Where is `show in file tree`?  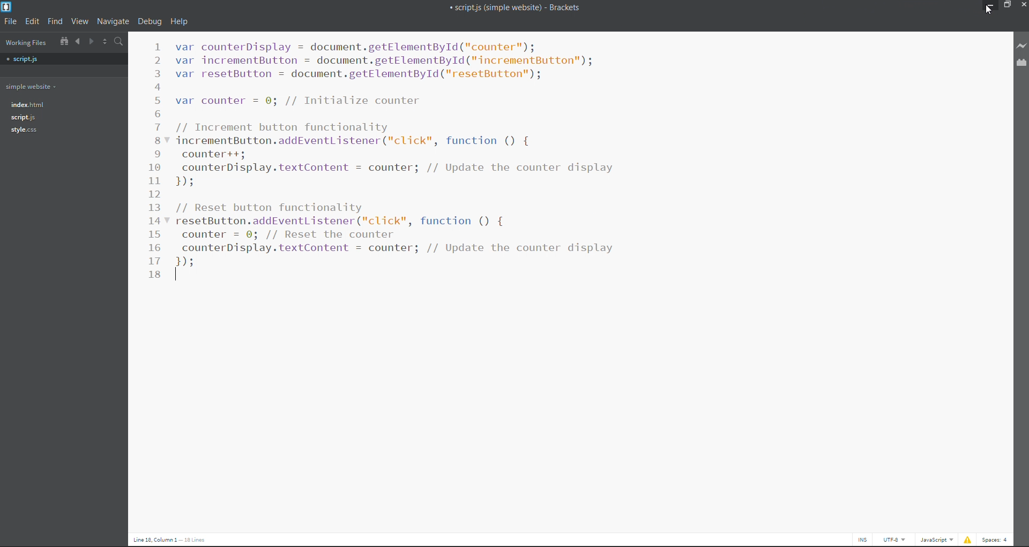 show in file tree is located at coordinates (63, 41).